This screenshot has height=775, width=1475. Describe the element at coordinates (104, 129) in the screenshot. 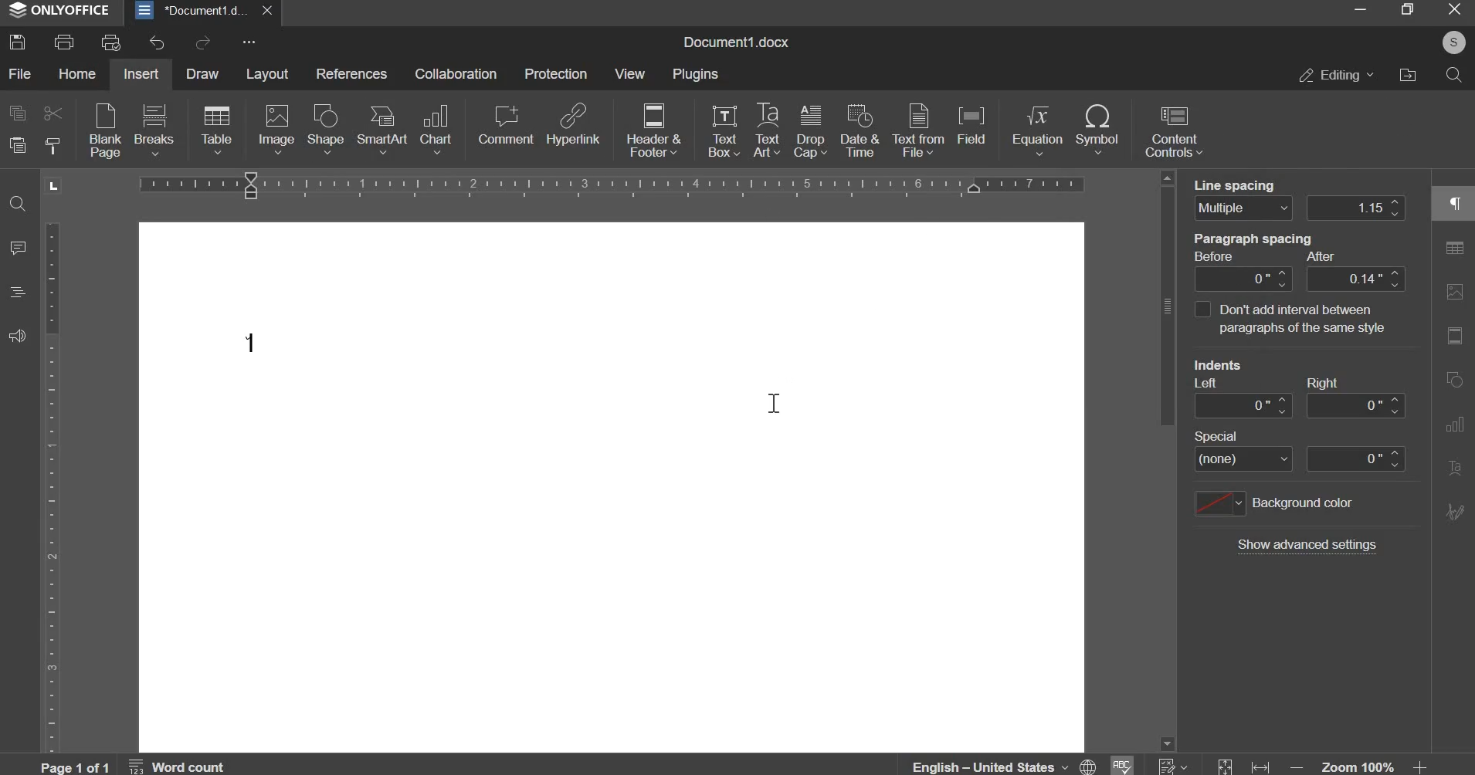

I see `blank pages` at that location.